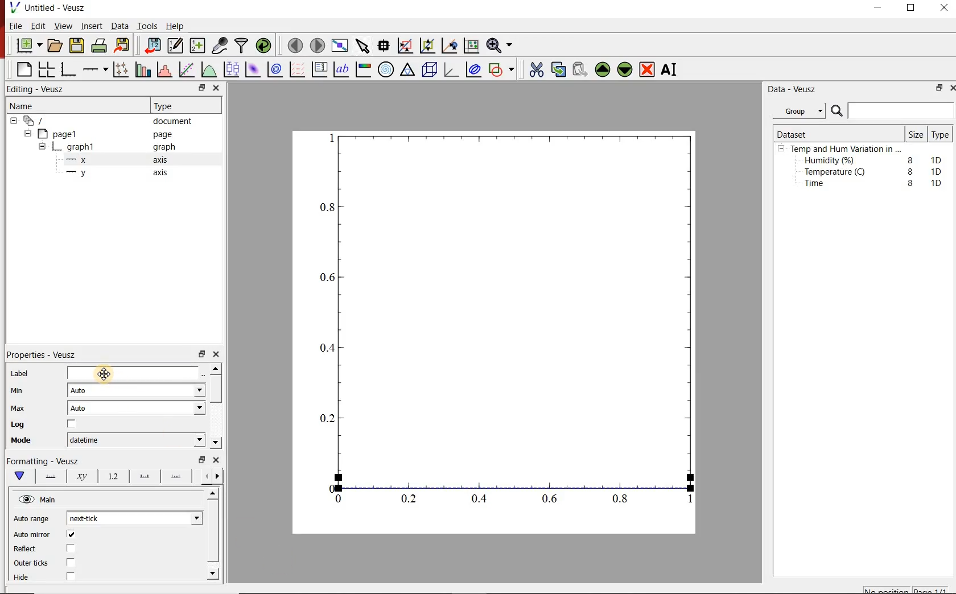 The height and width of the screenshot is (594, 956). What do you see at coordinates (205, 373) in the screenshot?
I see `Edit text` at bounding box center [205, 373].